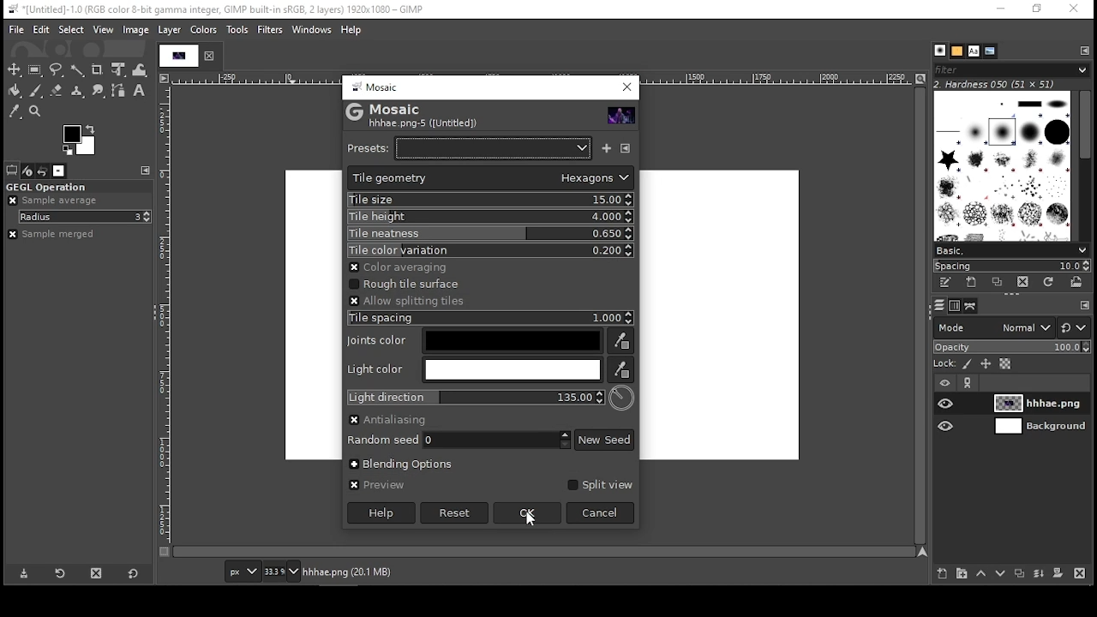 This screenshot has width=1097, height=617. I want to click on images, so click(59, 171).